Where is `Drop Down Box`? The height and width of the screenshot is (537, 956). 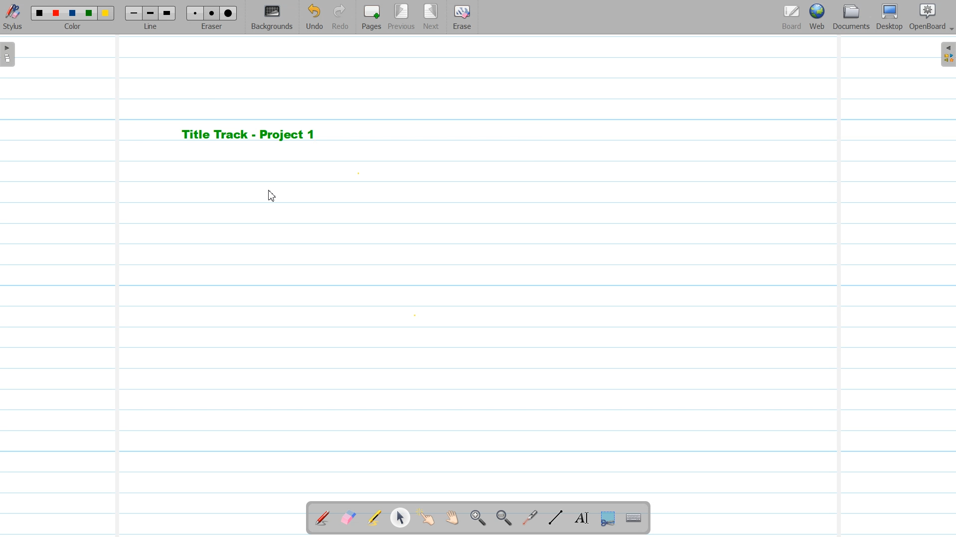
Drop Down Box is located at coordinates (950, 29).